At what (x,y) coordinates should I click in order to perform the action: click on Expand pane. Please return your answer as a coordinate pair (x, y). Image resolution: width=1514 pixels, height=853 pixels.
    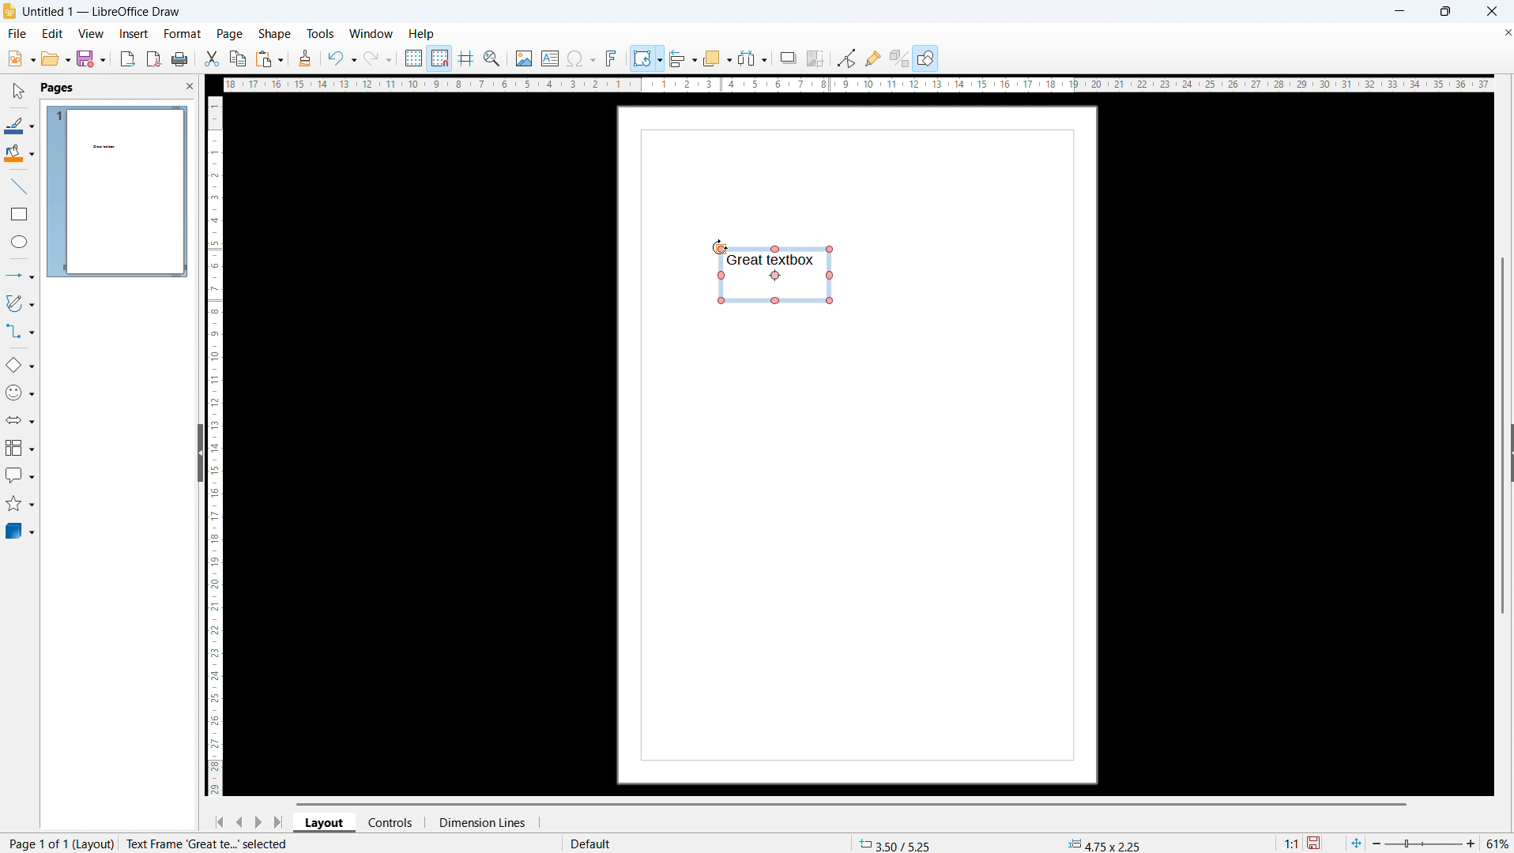
    Looking at the image, I should click on (1505, 457).